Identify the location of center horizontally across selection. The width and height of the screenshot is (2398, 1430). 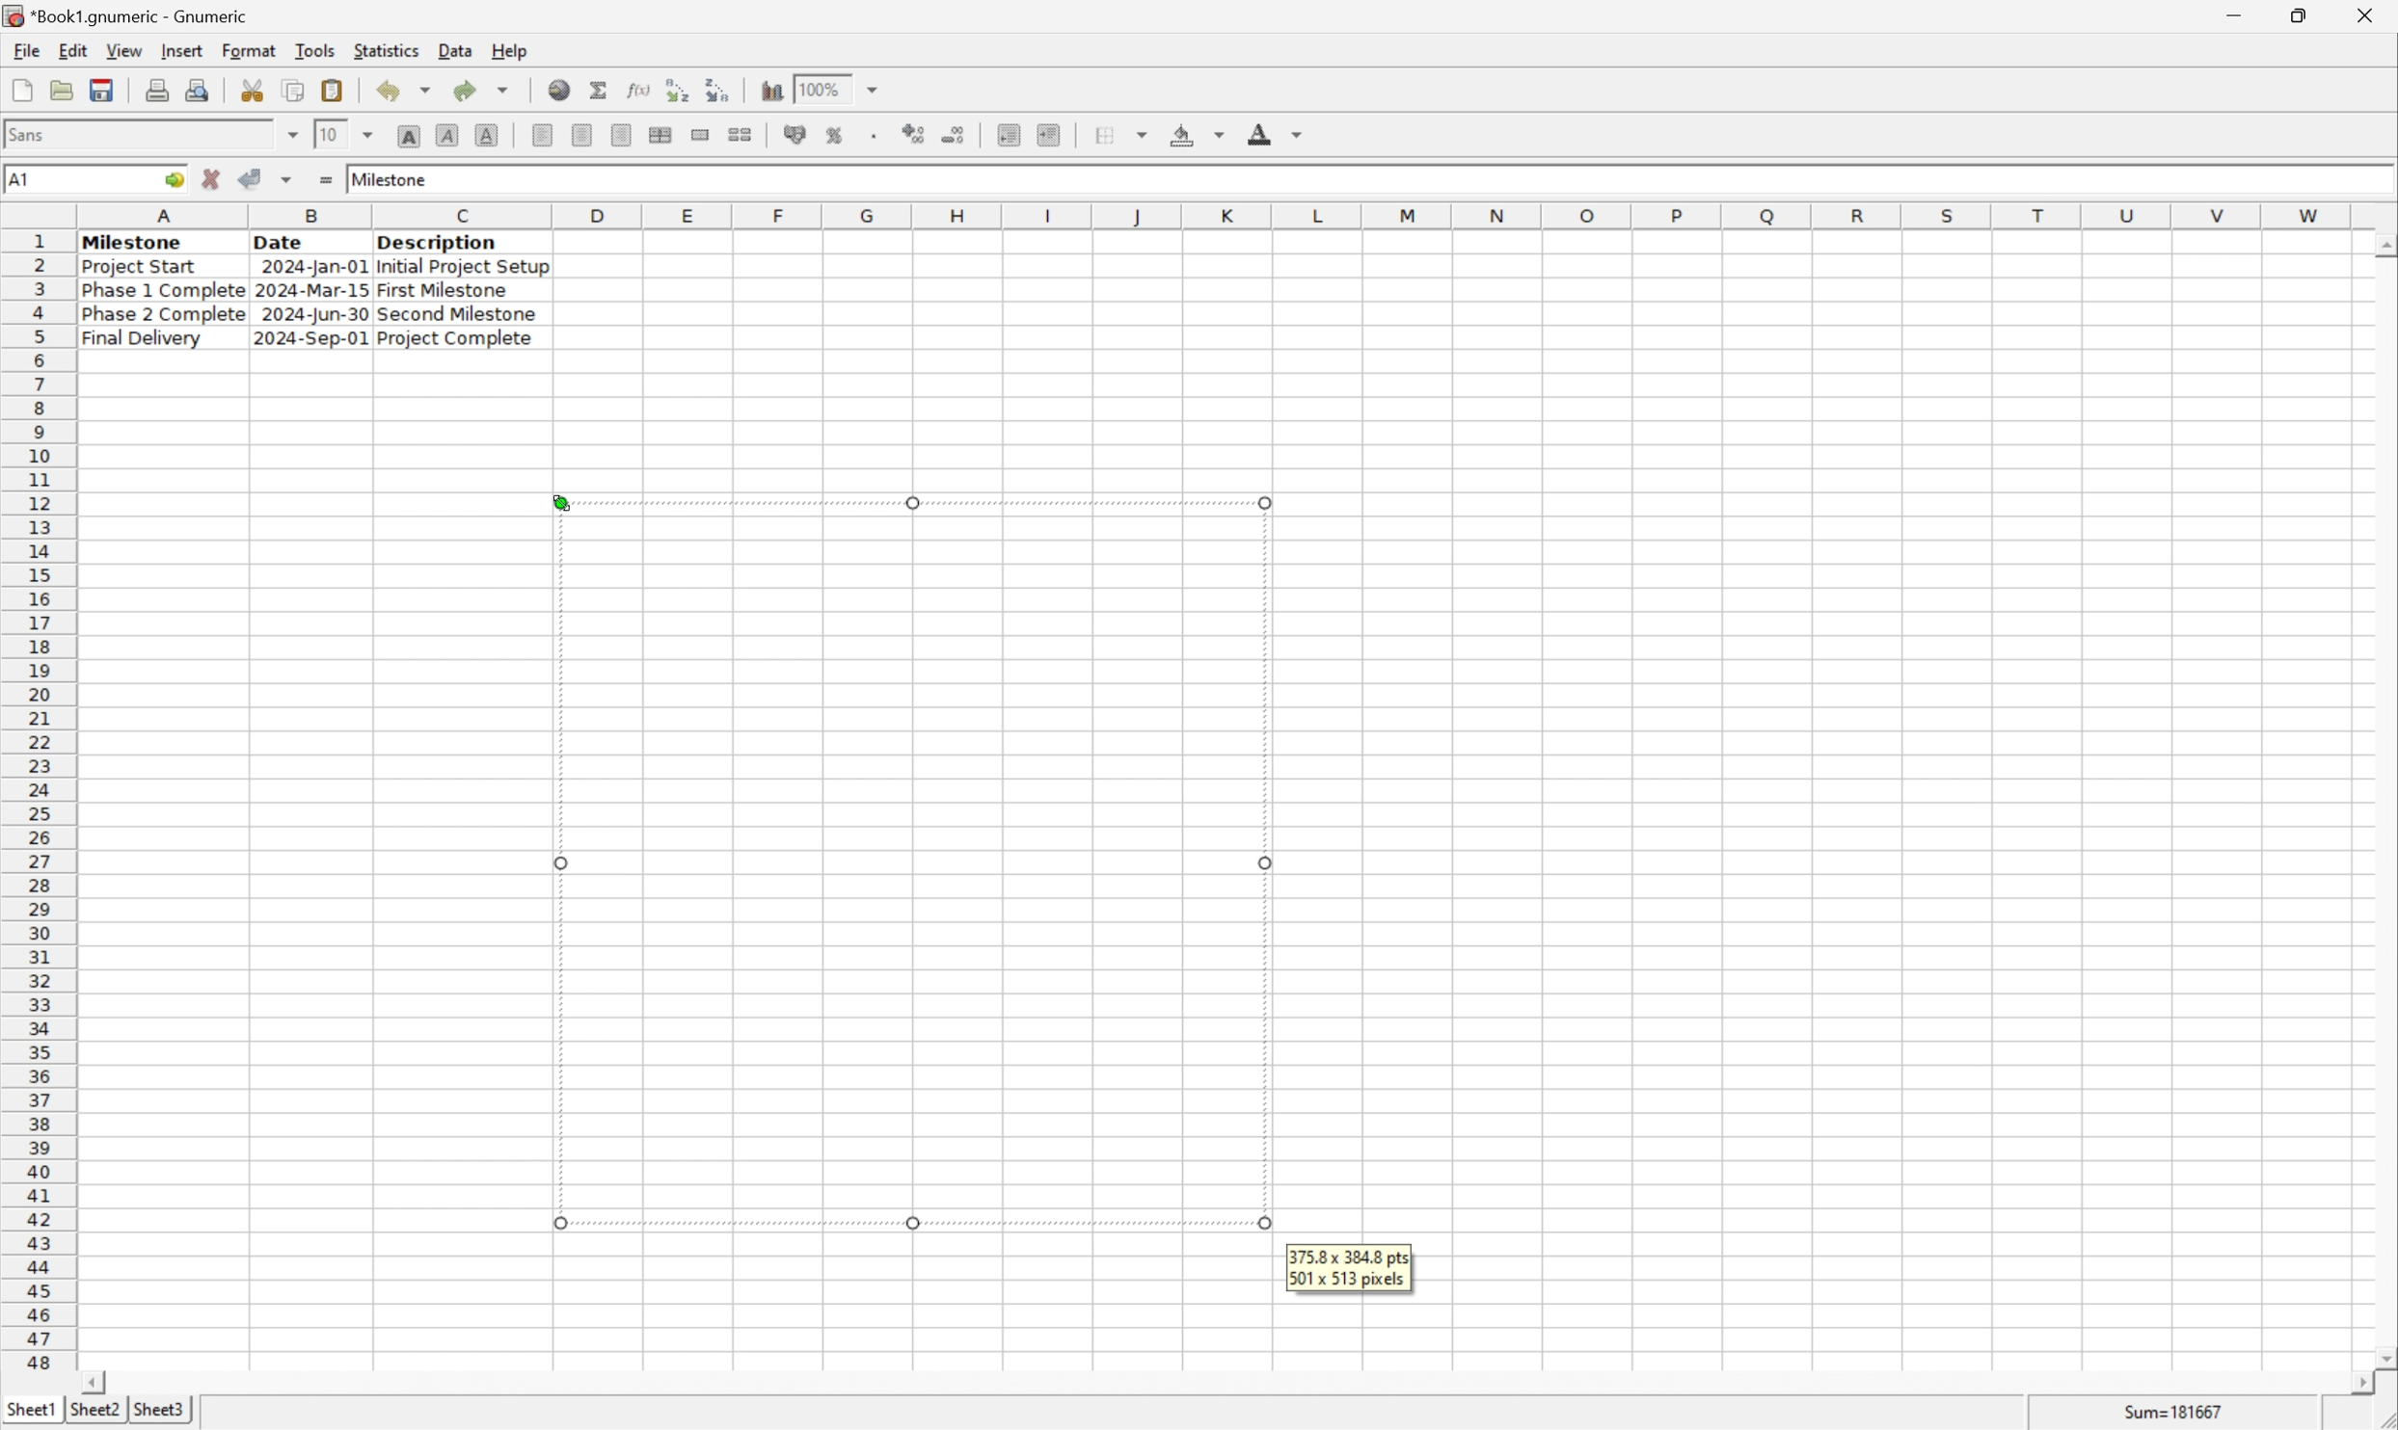
(661, 135).